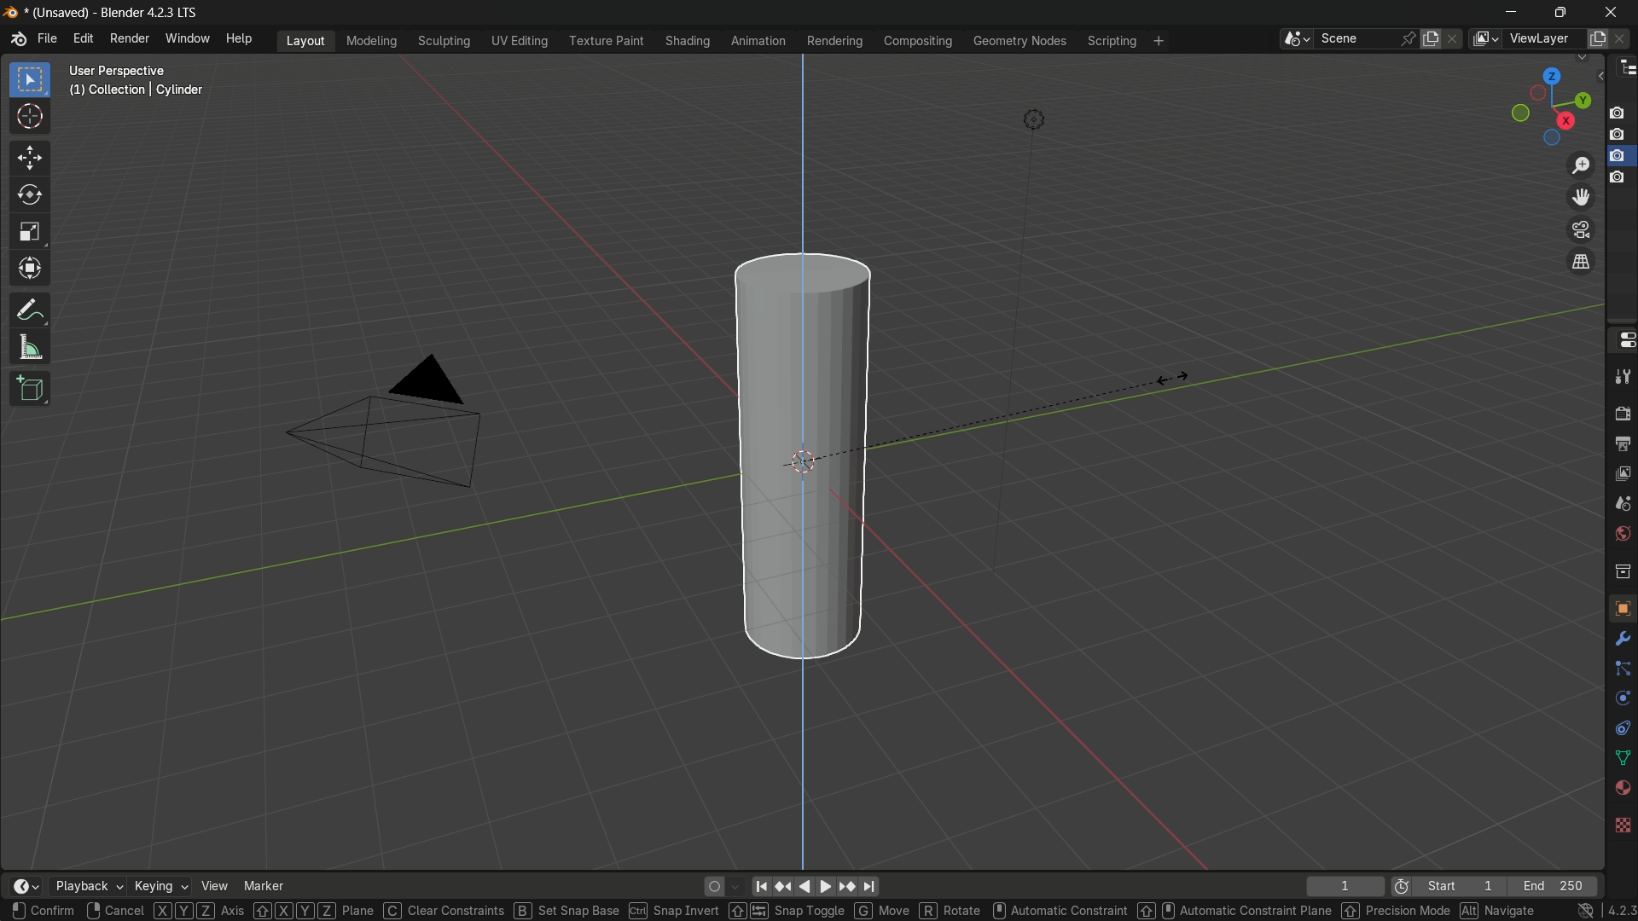 The image size is (1638, 921). Describe the element at coordinates (735, 886) in the screenshot. I see `auto keyframing` at that location.